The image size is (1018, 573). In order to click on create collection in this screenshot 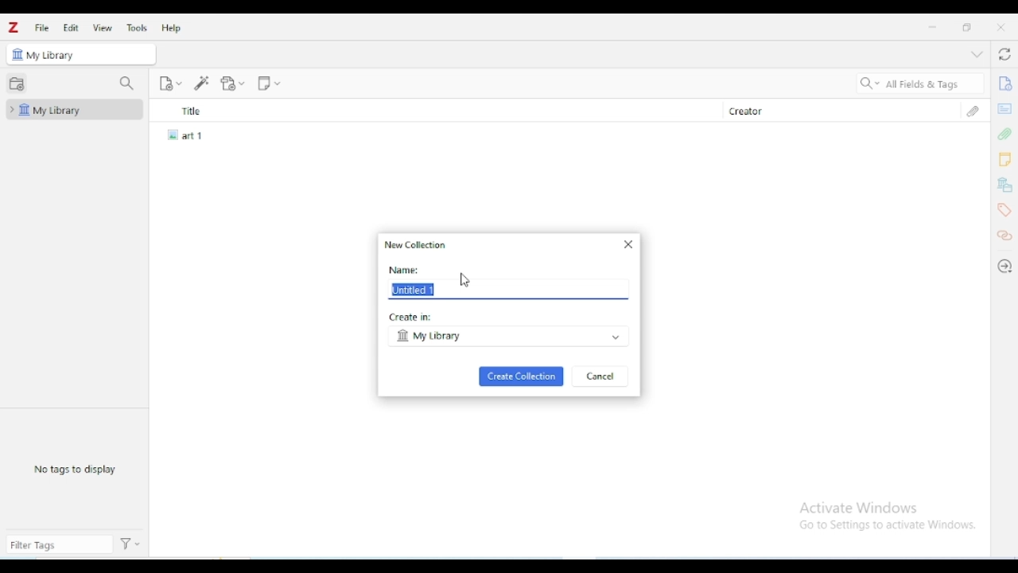, I will do `click(521, 376)`.